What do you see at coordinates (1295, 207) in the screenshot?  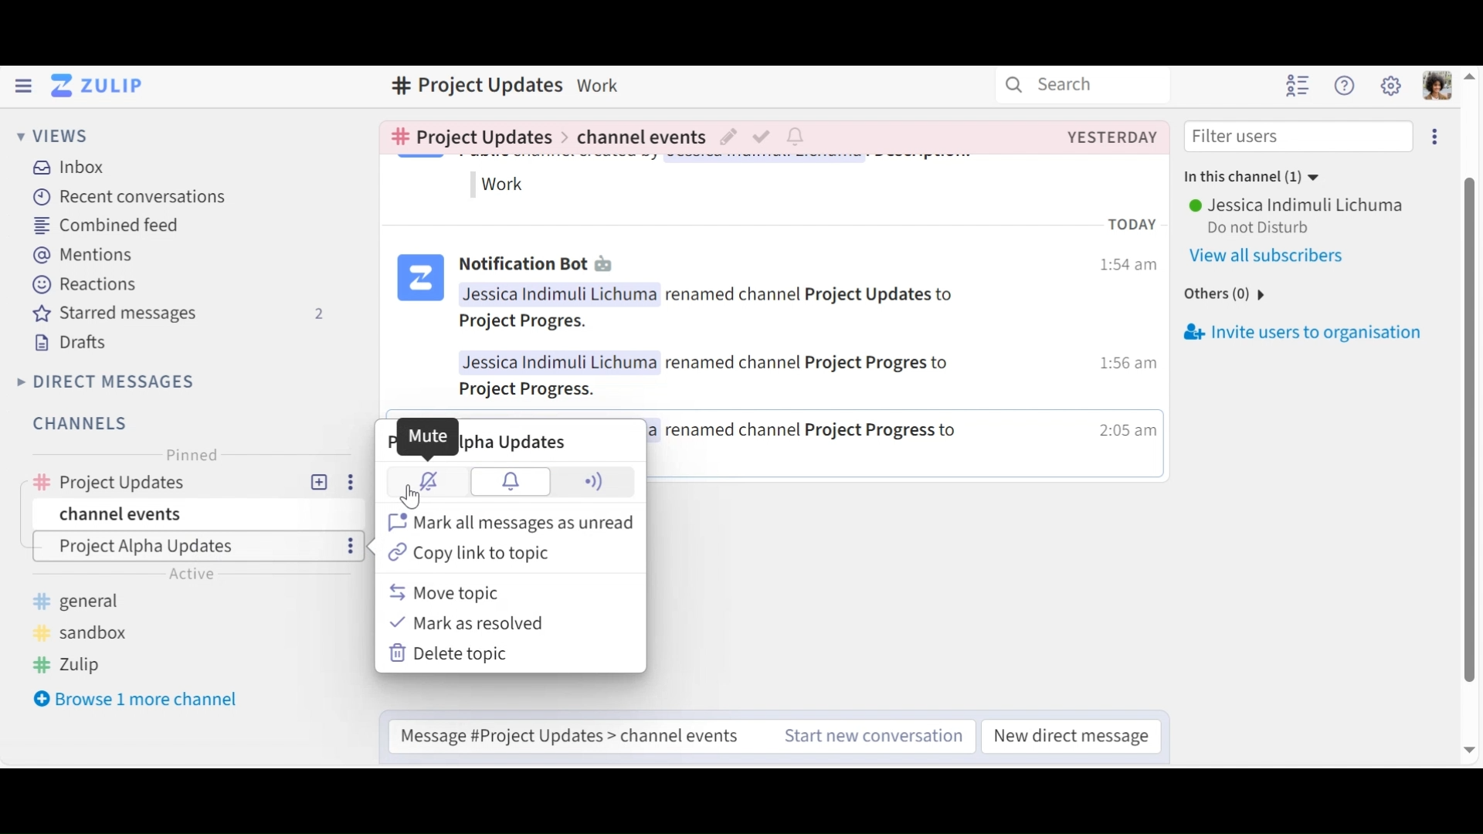 I see `User` at bounding box center [1295, 207].